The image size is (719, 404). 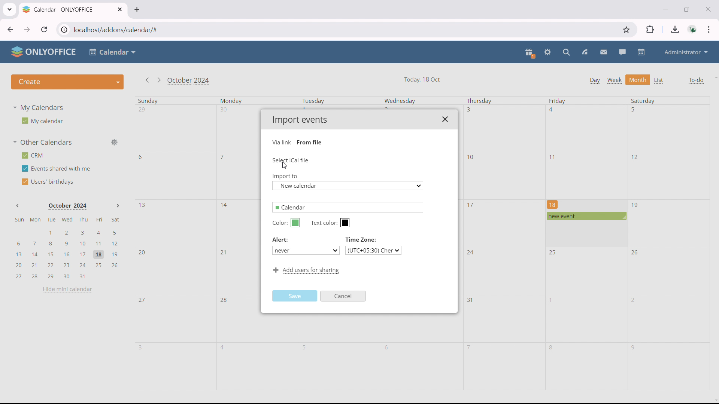 What do you see at coordinates (635, 252) in the screenshot?
I see `26` at bounding box center [635, 252].